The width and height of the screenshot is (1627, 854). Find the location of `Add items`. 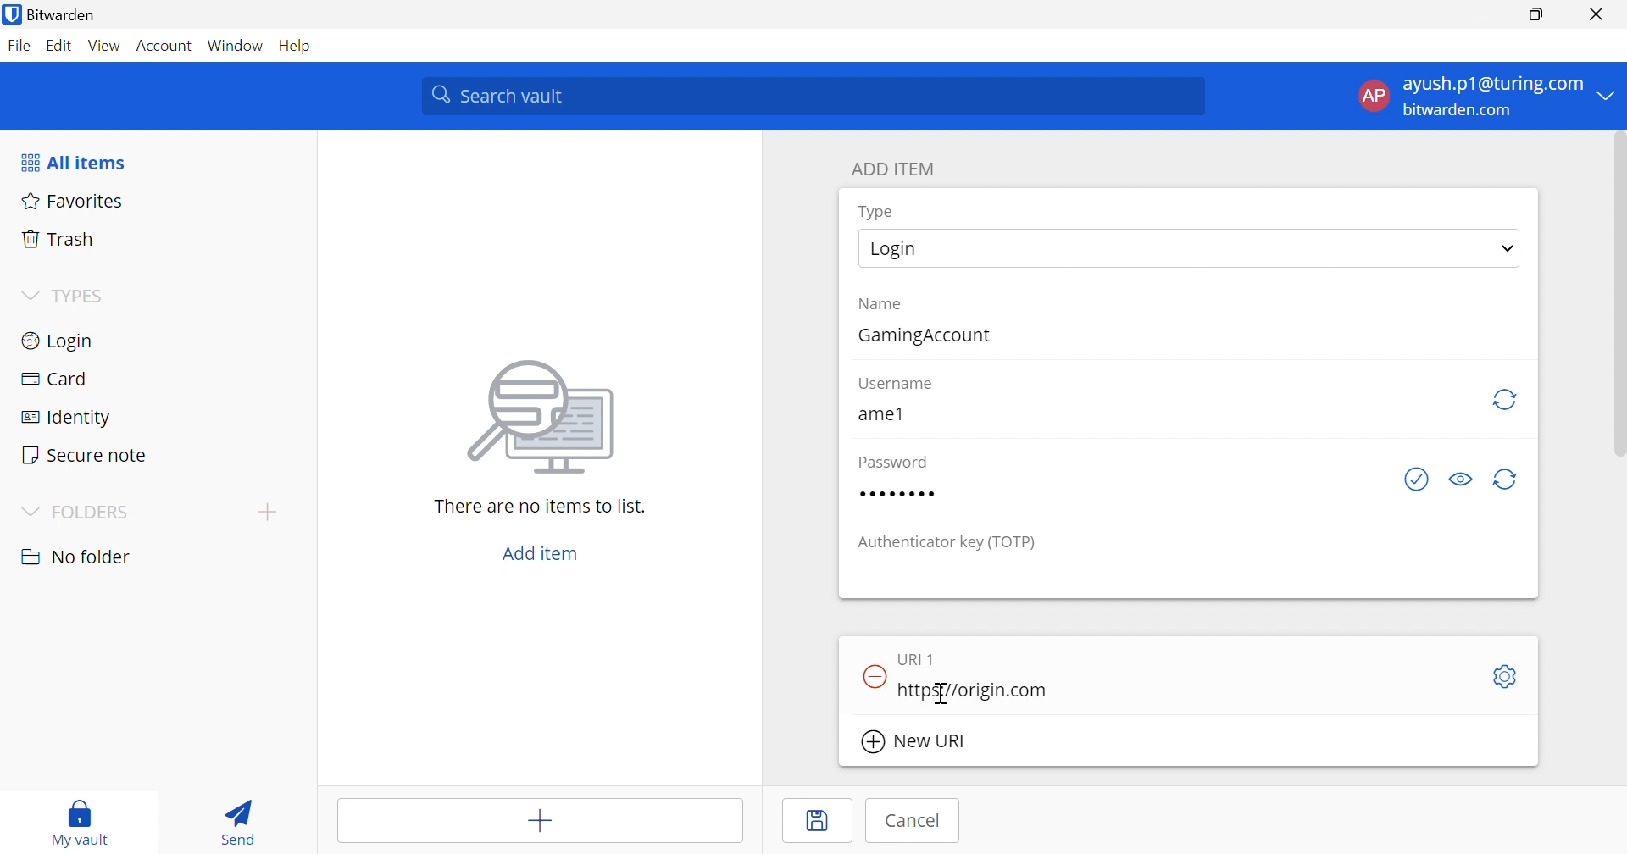

Add items is located at coordinates (537, 821).